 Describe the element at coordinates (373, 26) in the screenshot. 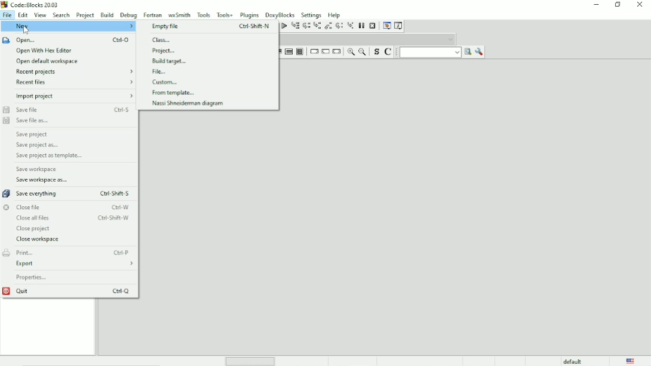

I see `Stop debugger` at that location.